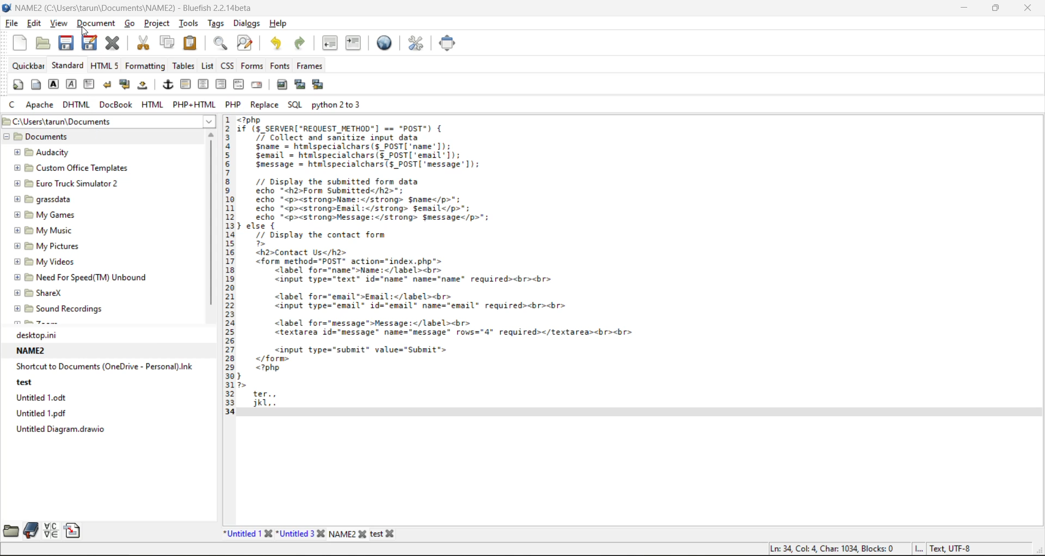 The height and width of the screenshot is (556, 1045). Describe the element at coordinates (281, 85) in the screenshot. I see `insert image` at that location.